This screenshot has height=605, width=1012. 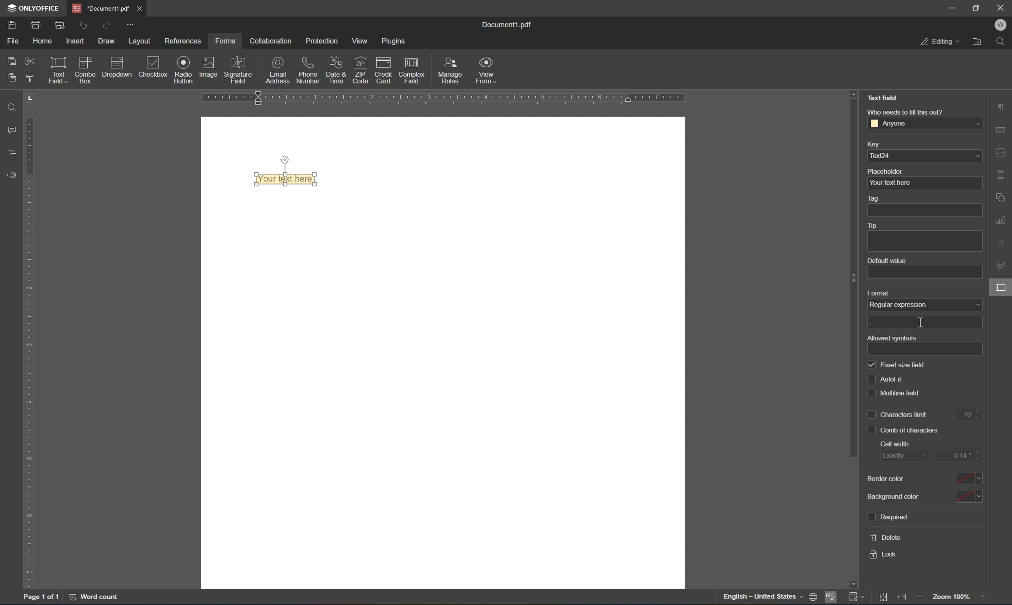 What do you see at coordinates (12, 59) in the screenshot?
I see `copy` at bounding box center [12, 59].